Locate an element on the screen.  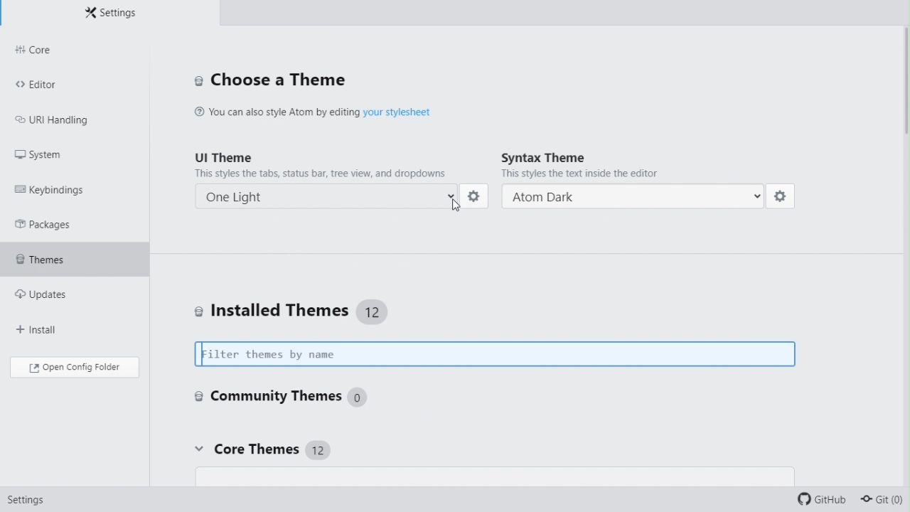
Updates is located at coordinates (55, 298).